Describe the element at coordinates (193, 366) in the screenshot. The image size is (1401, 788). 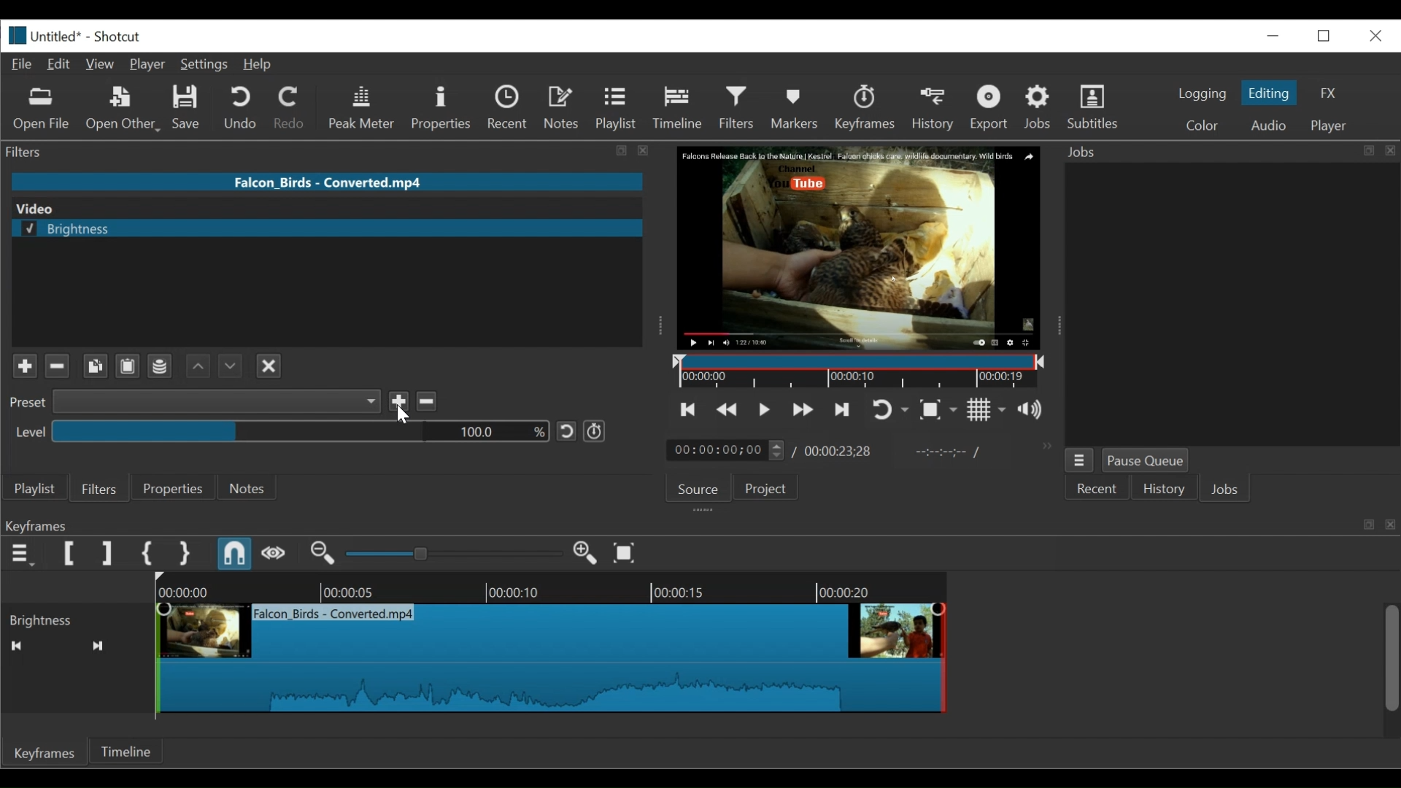
I see `Backward` at that location.